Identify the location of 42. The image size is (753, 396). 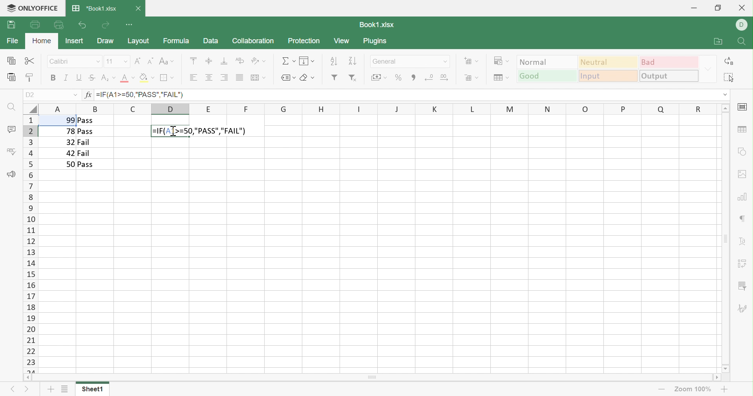
(70, 153).